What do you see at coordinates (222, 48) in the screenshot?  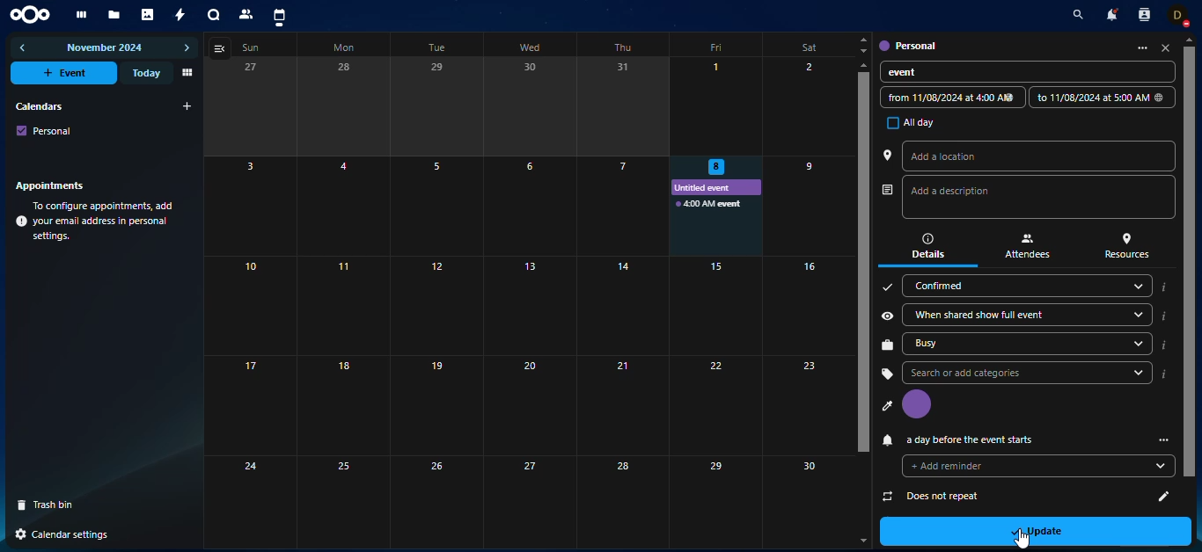 I see `view` at bounding box center [222, 48].